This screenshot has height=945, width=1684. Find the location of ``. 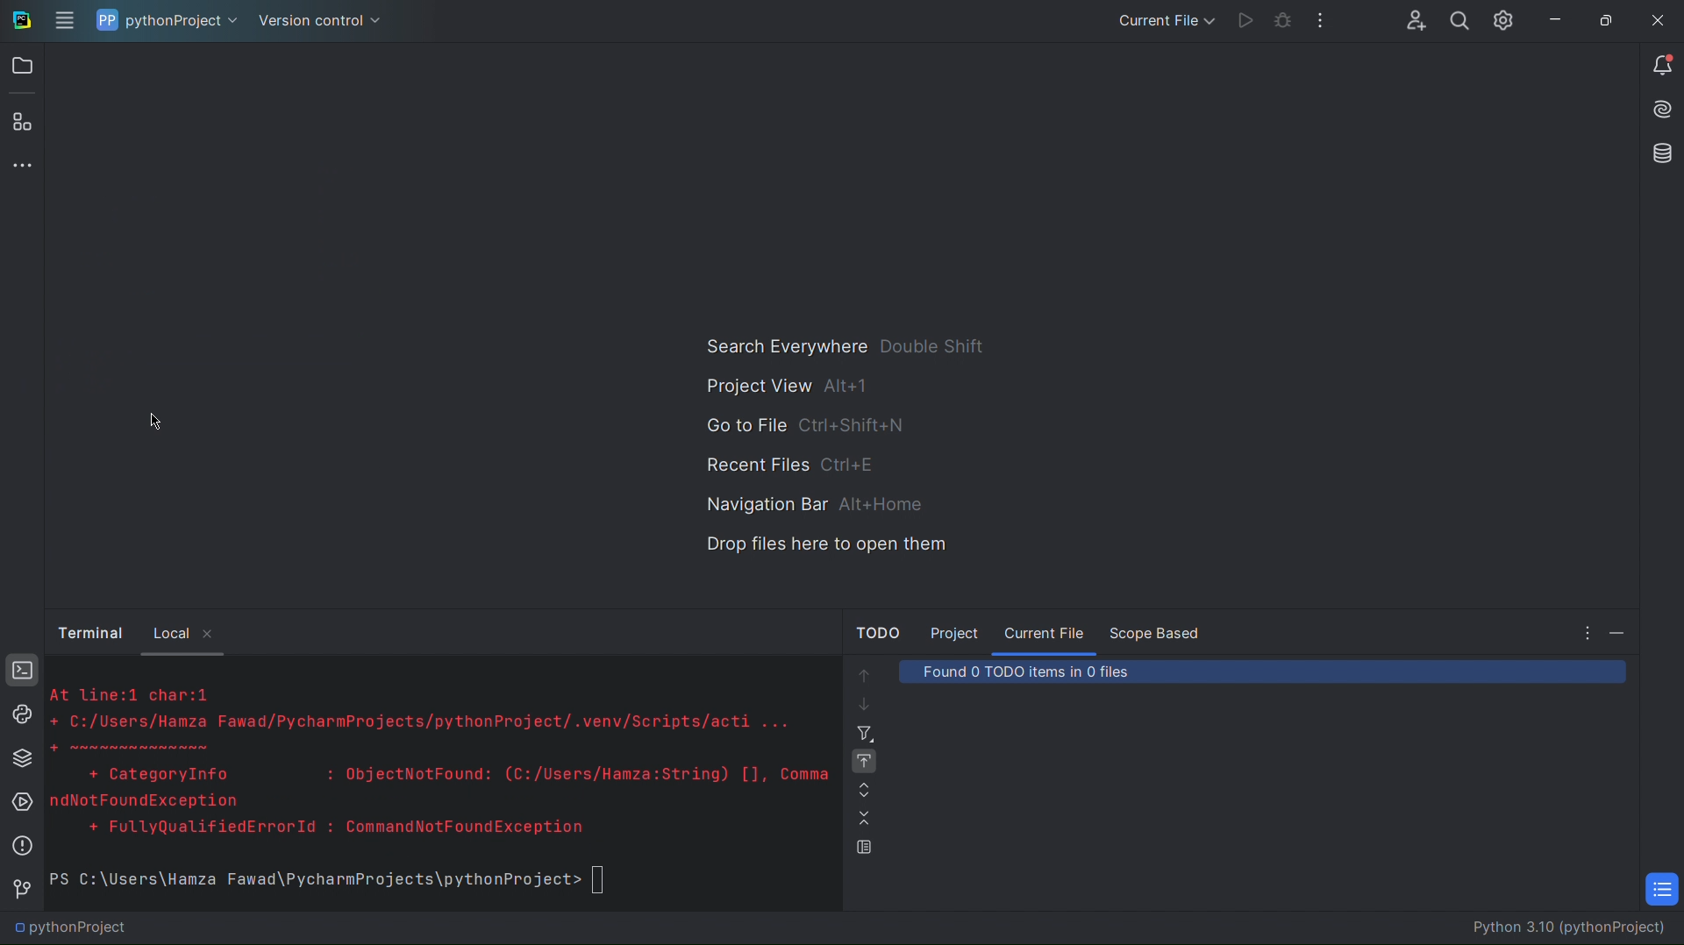

 is located at coordinates (91, 631).